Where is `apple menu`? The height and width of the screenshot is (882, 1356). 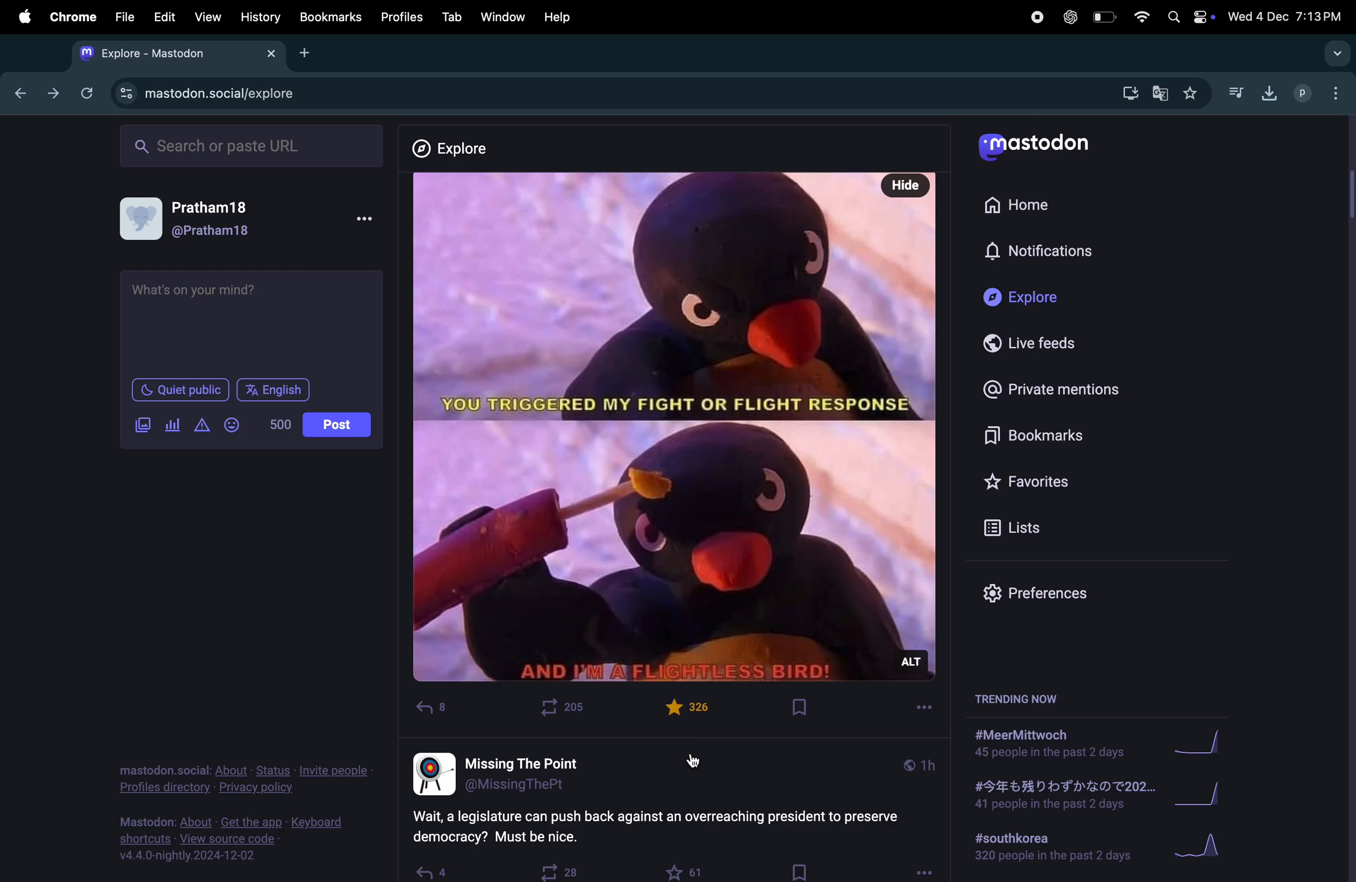
apple menu is located at coordinates (25, 20).